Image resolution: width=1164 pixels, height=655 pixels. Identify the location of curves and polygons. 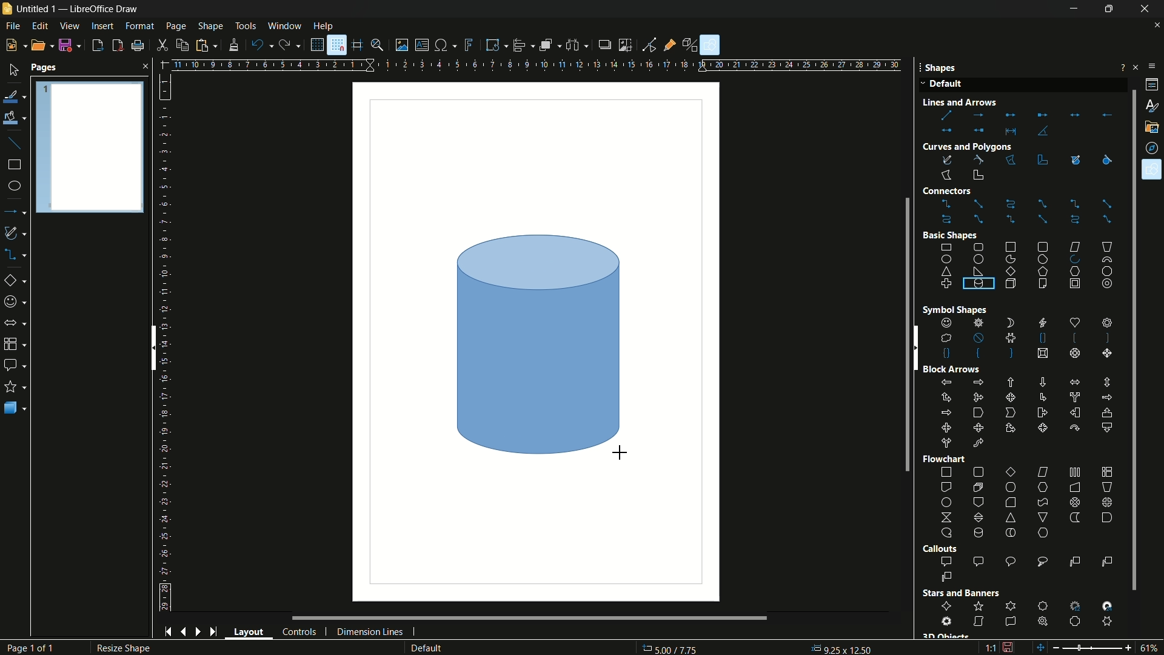
(966, 166).